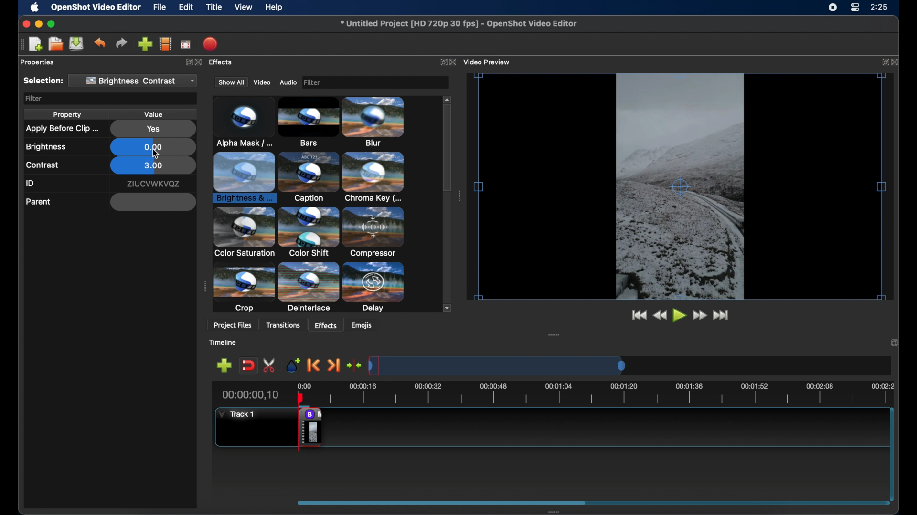  I want to click on cursor, so click(155, 154).